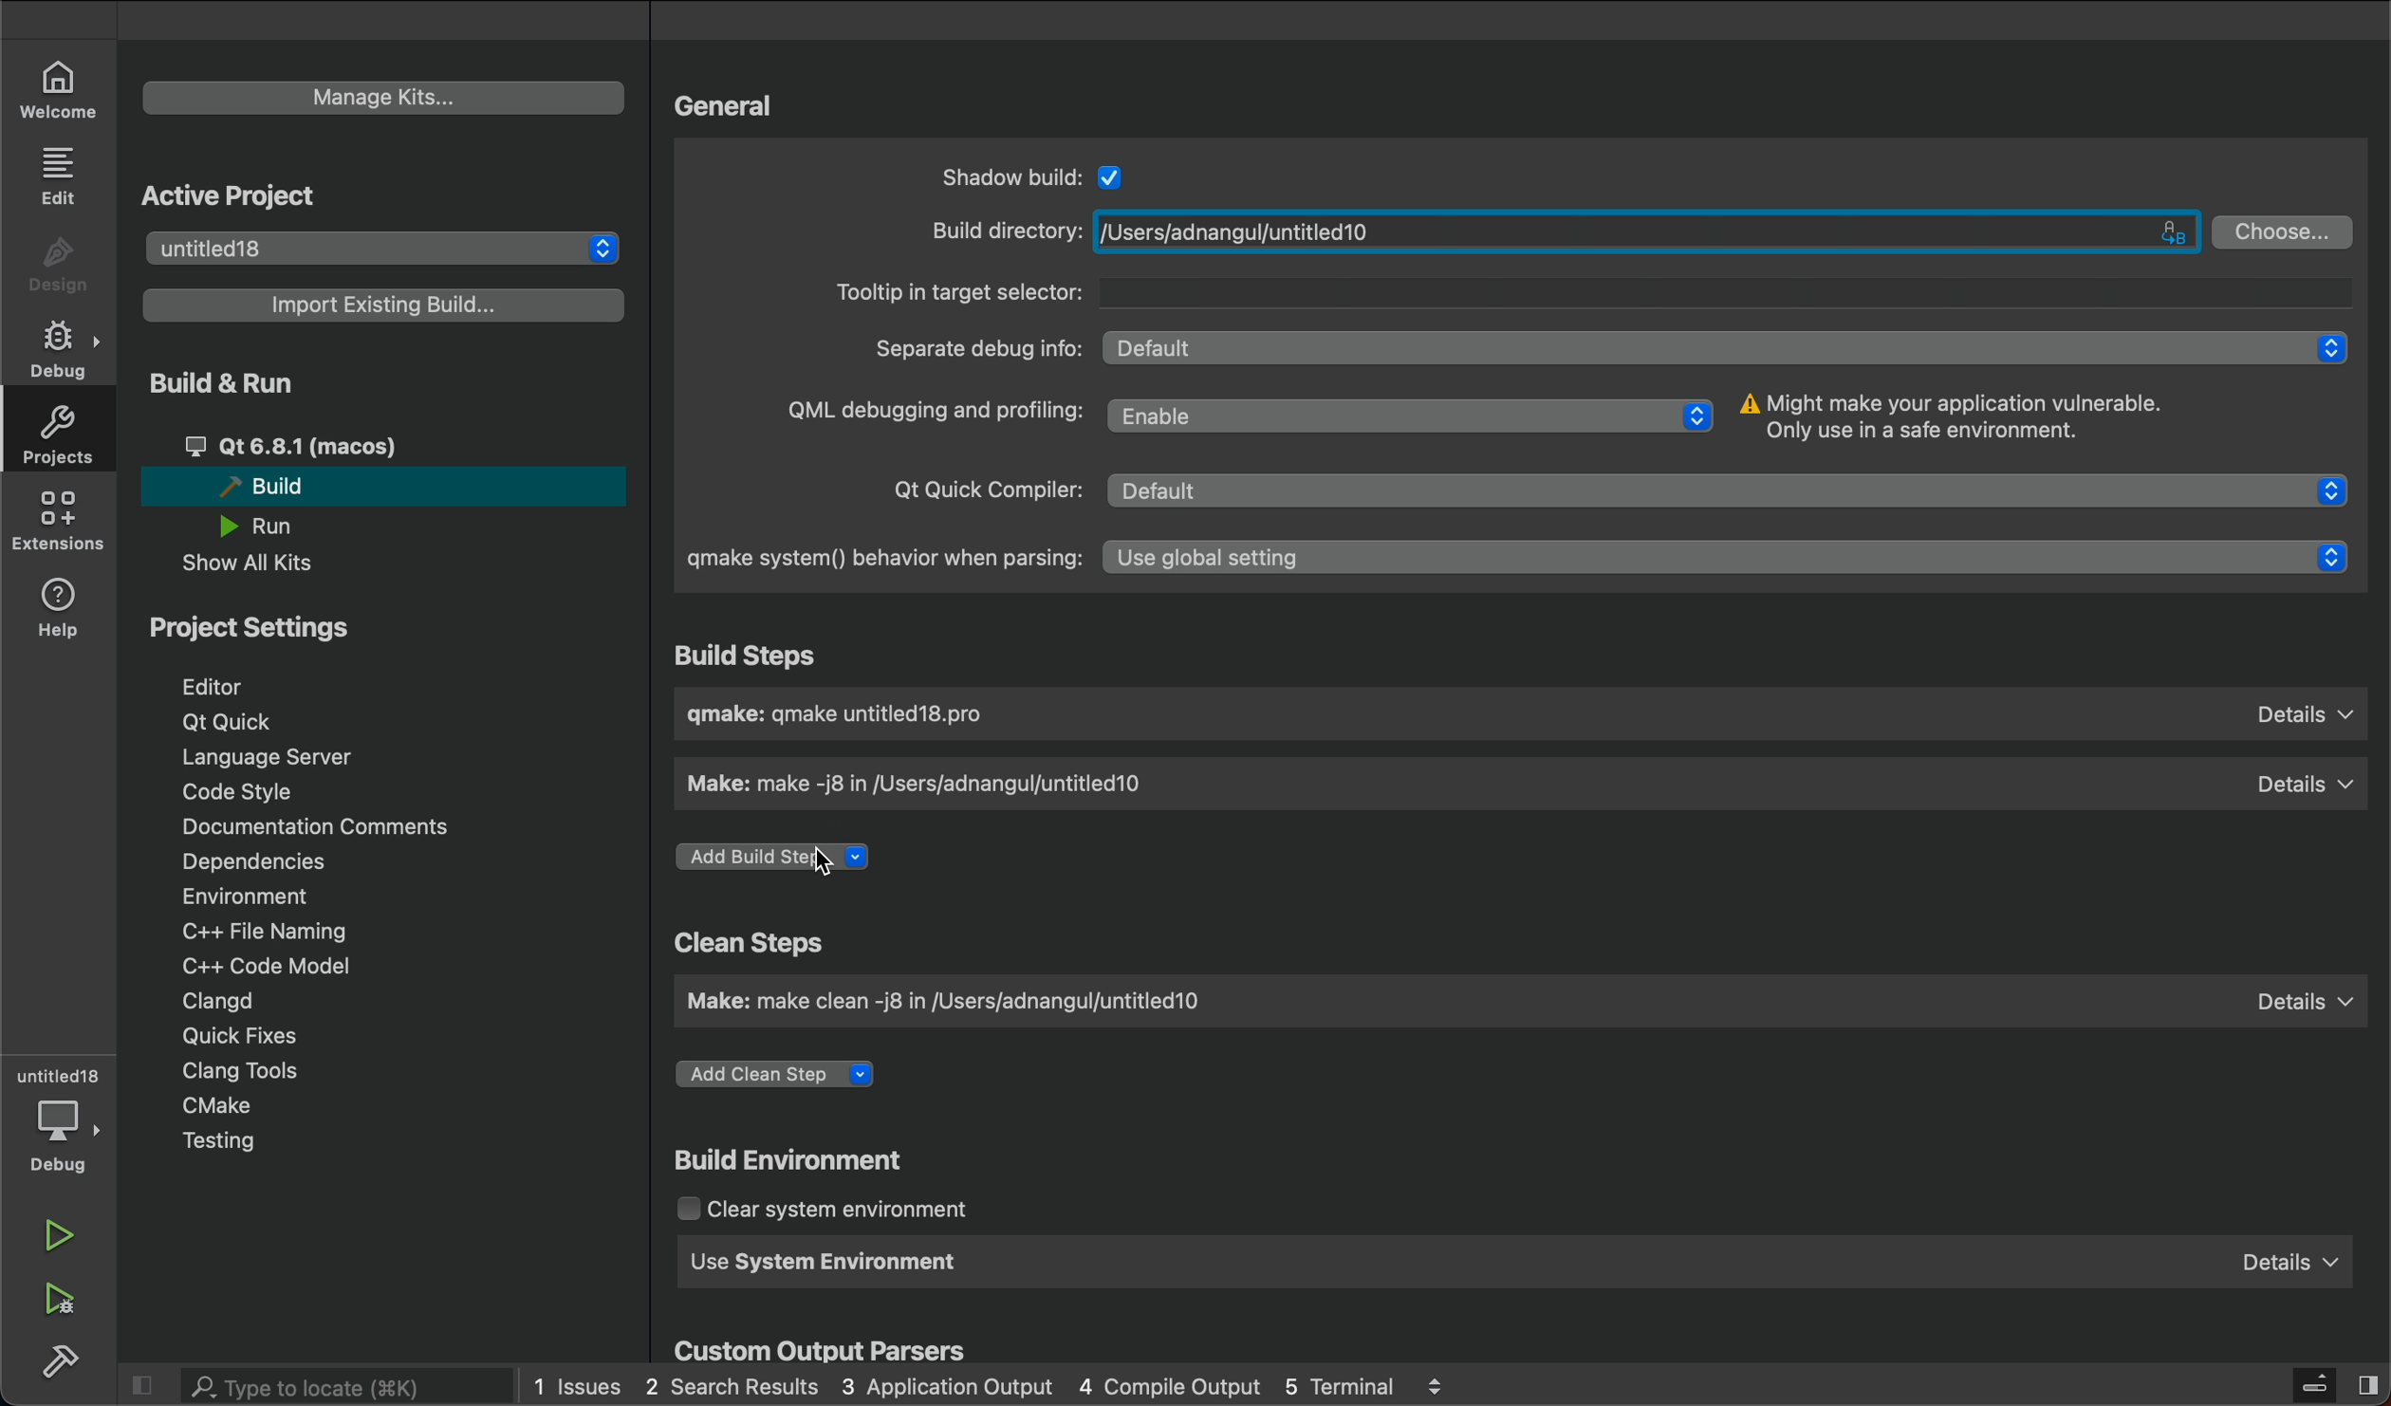 The height and width of the screenshot is (1406, 2391). Describe the element at coordinates (239, 196) in the screenshot. I see `Active Project` at that location.